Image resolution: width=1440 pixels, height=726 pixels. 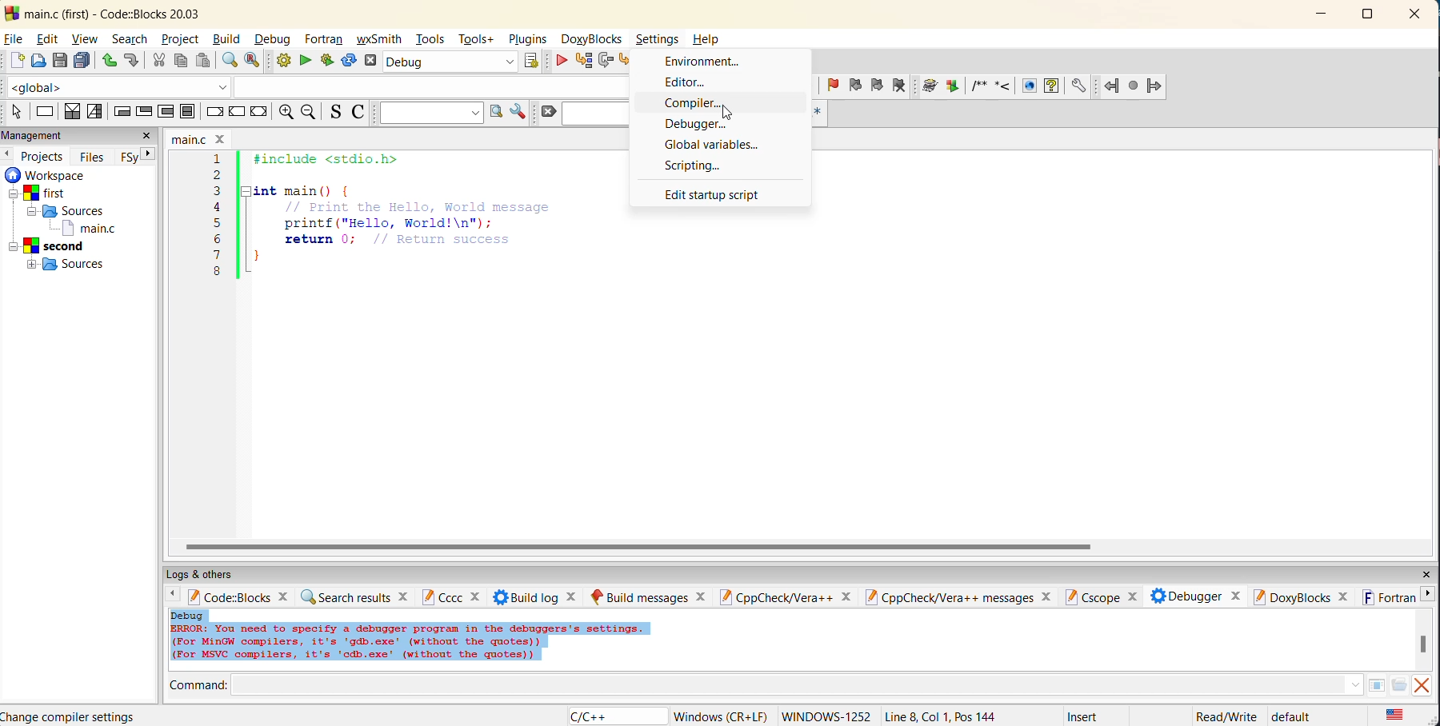 What do you see at coordinates (430, 112) in the screenshot?
I see `text to search` at bounding box center [430, 112].